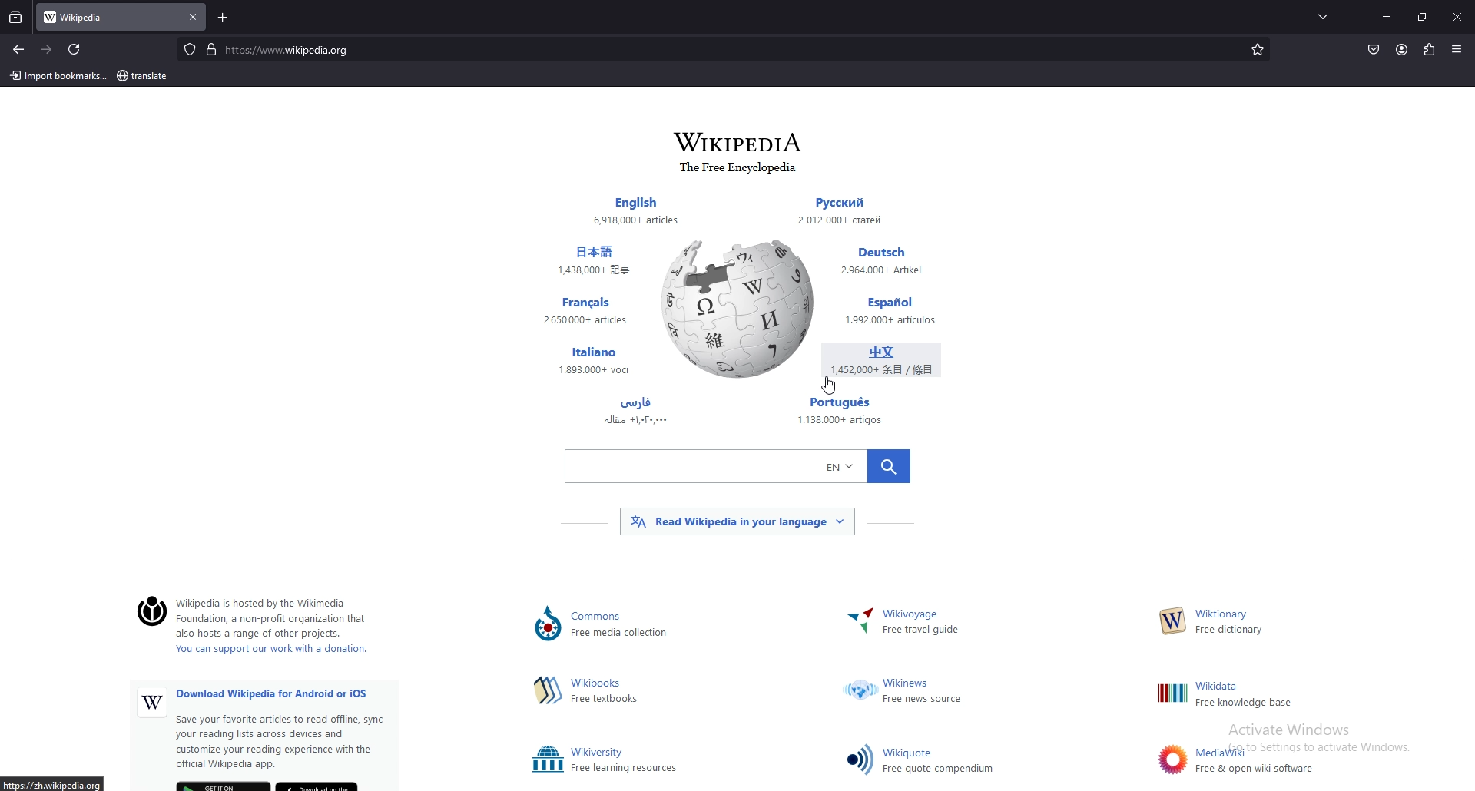  What do you see at coordinates (893, 264) in the screenshot?
I see `` at bounding box center [893, 264].